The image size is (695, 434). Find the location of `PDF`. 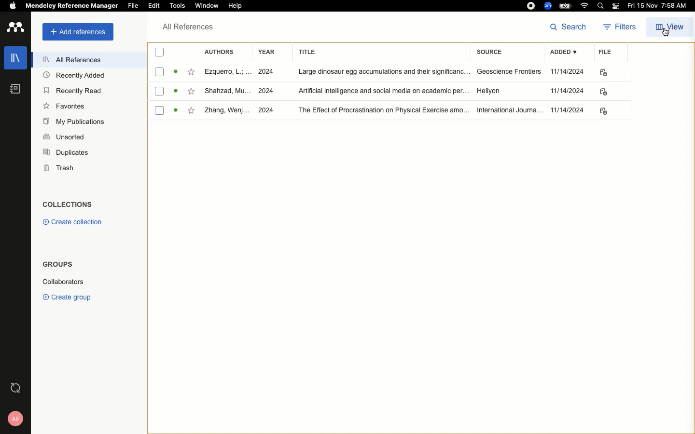

PDF is located at coordinates (606, 91).